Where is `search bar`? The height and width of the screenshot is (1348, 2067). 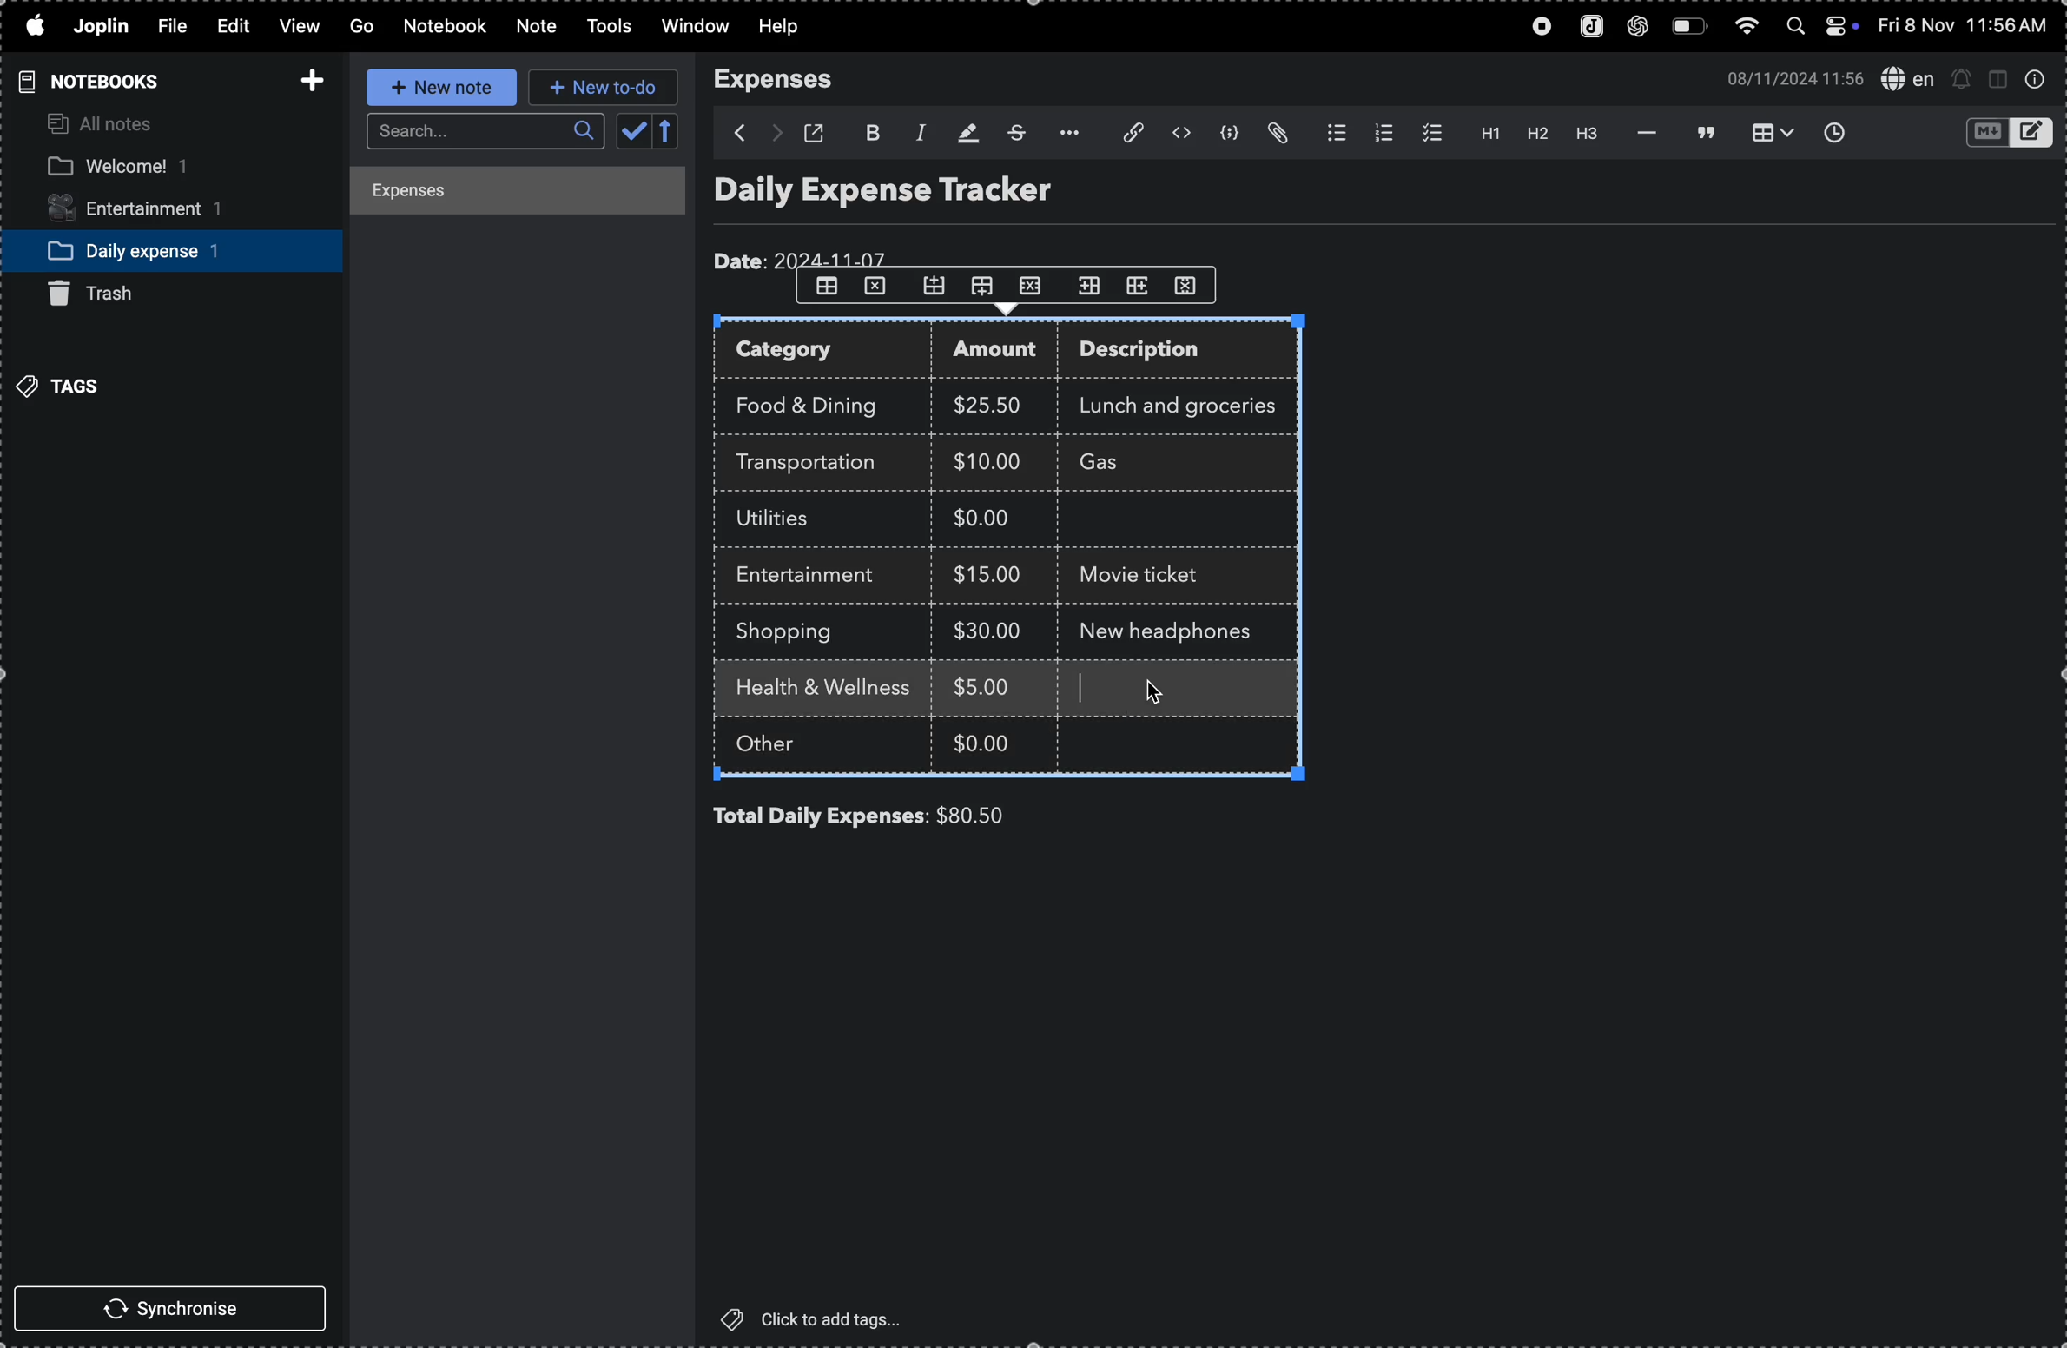 search bar is located at coordinates (481, 132).